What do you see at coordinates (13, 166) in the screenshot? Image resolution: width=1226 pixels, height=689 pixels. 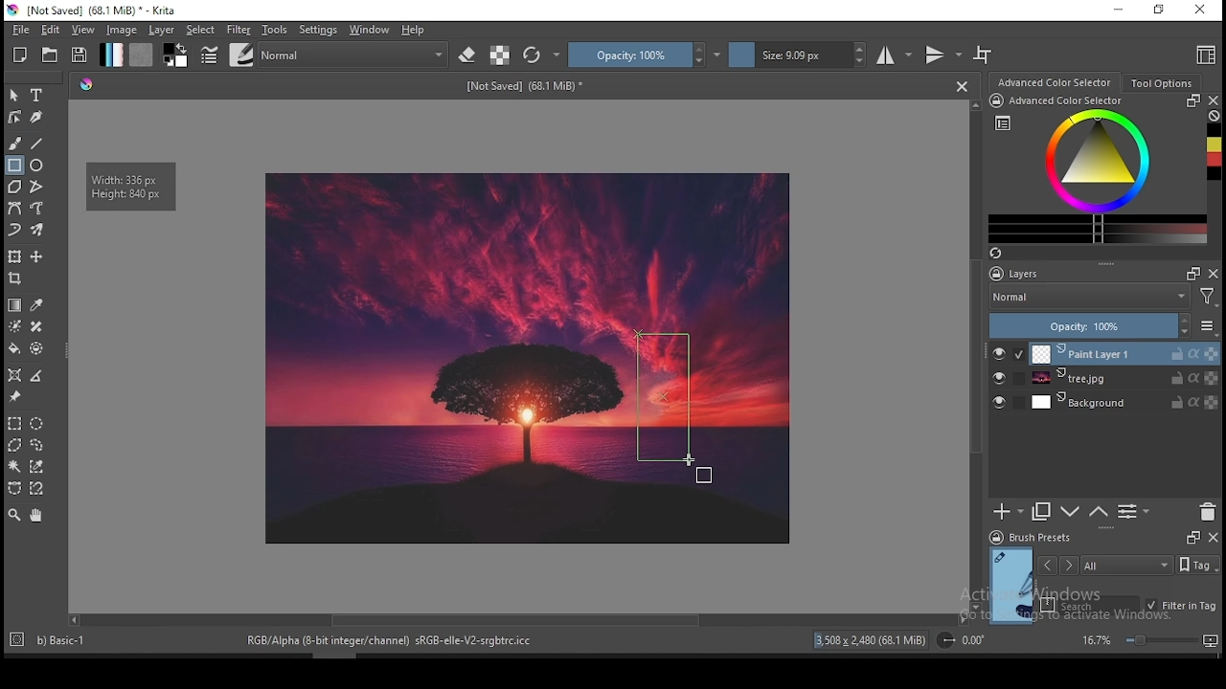 I see `rectangle tool` at bounding box center [13, 166].